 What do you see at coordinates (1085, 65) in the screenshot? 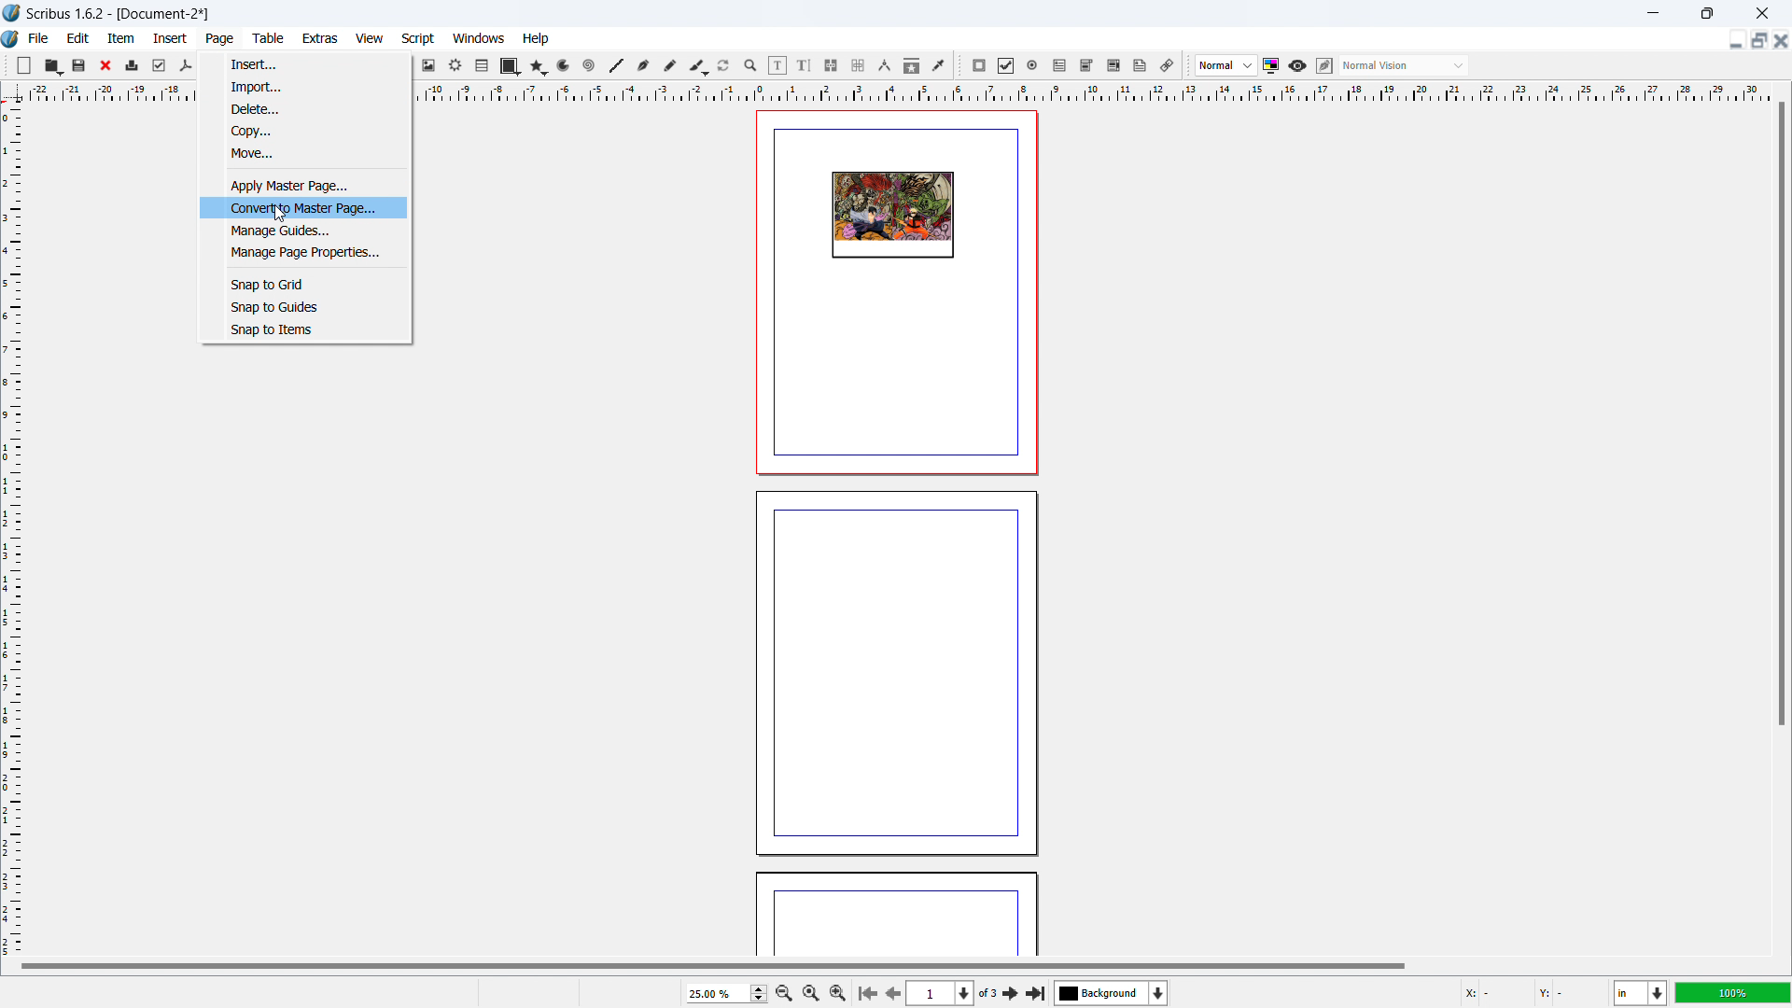
I see `pdf combo box` at bounding box center [1085, 65].